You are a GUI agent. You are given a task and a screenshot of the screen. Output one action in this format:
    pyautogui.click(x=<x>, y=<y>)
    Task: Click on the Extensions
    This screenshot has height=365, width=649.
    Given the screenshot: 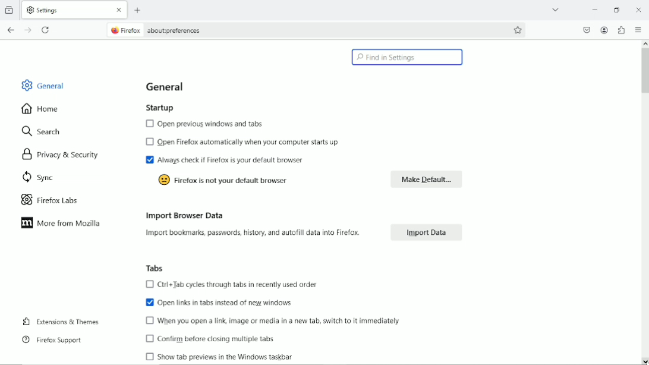 What is the action you would take?
    pyautogui.click(x=620, y=30)
    